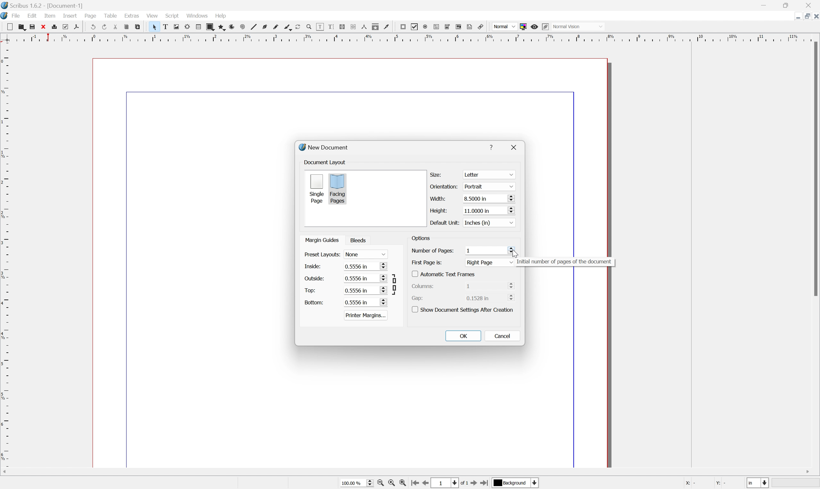 The width and height of the screenshot is (820, 489). I want to click on 0.1528 in, so click(492, 299).